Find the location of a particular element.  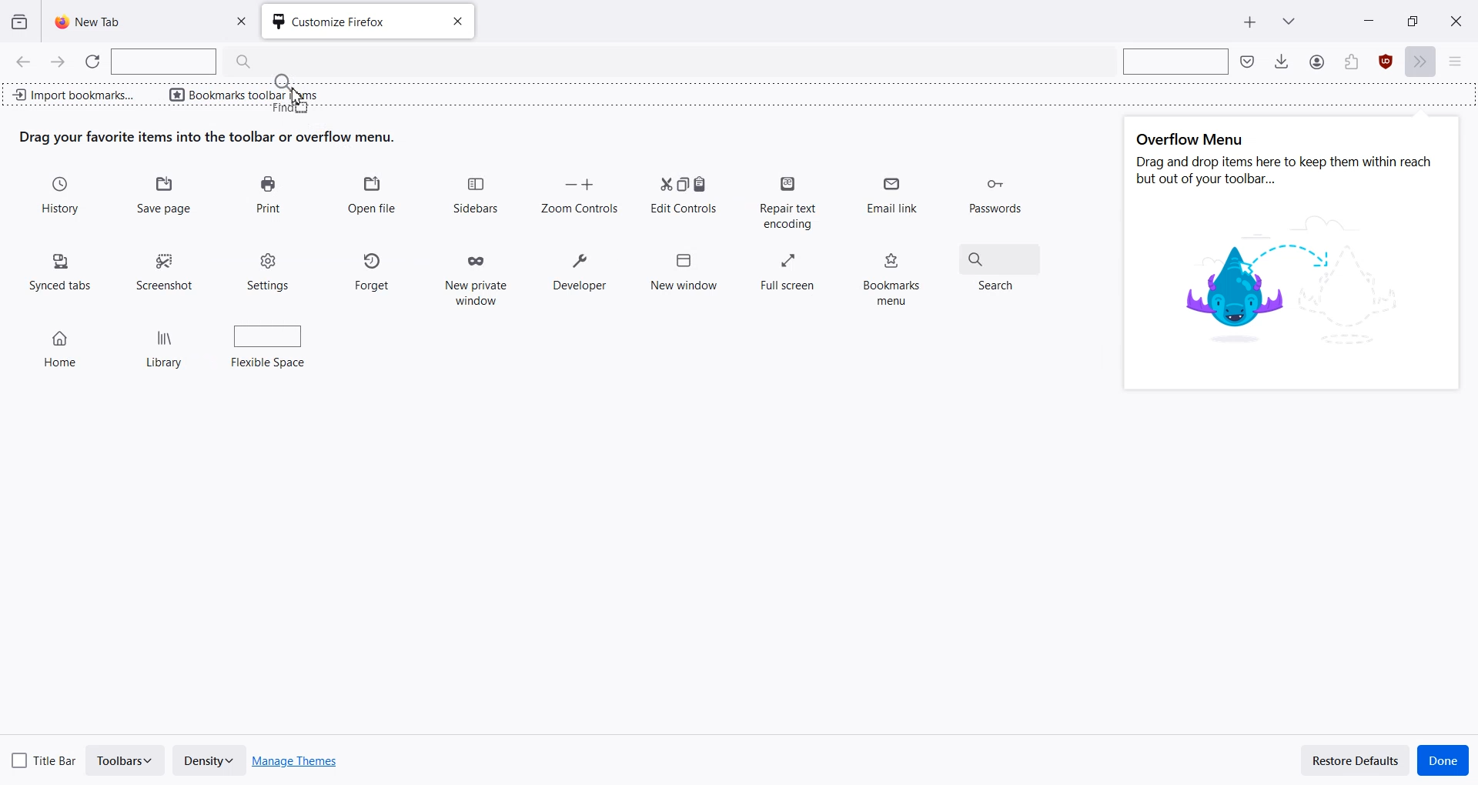

Customize Firefox is located at coordinates (348, 22).